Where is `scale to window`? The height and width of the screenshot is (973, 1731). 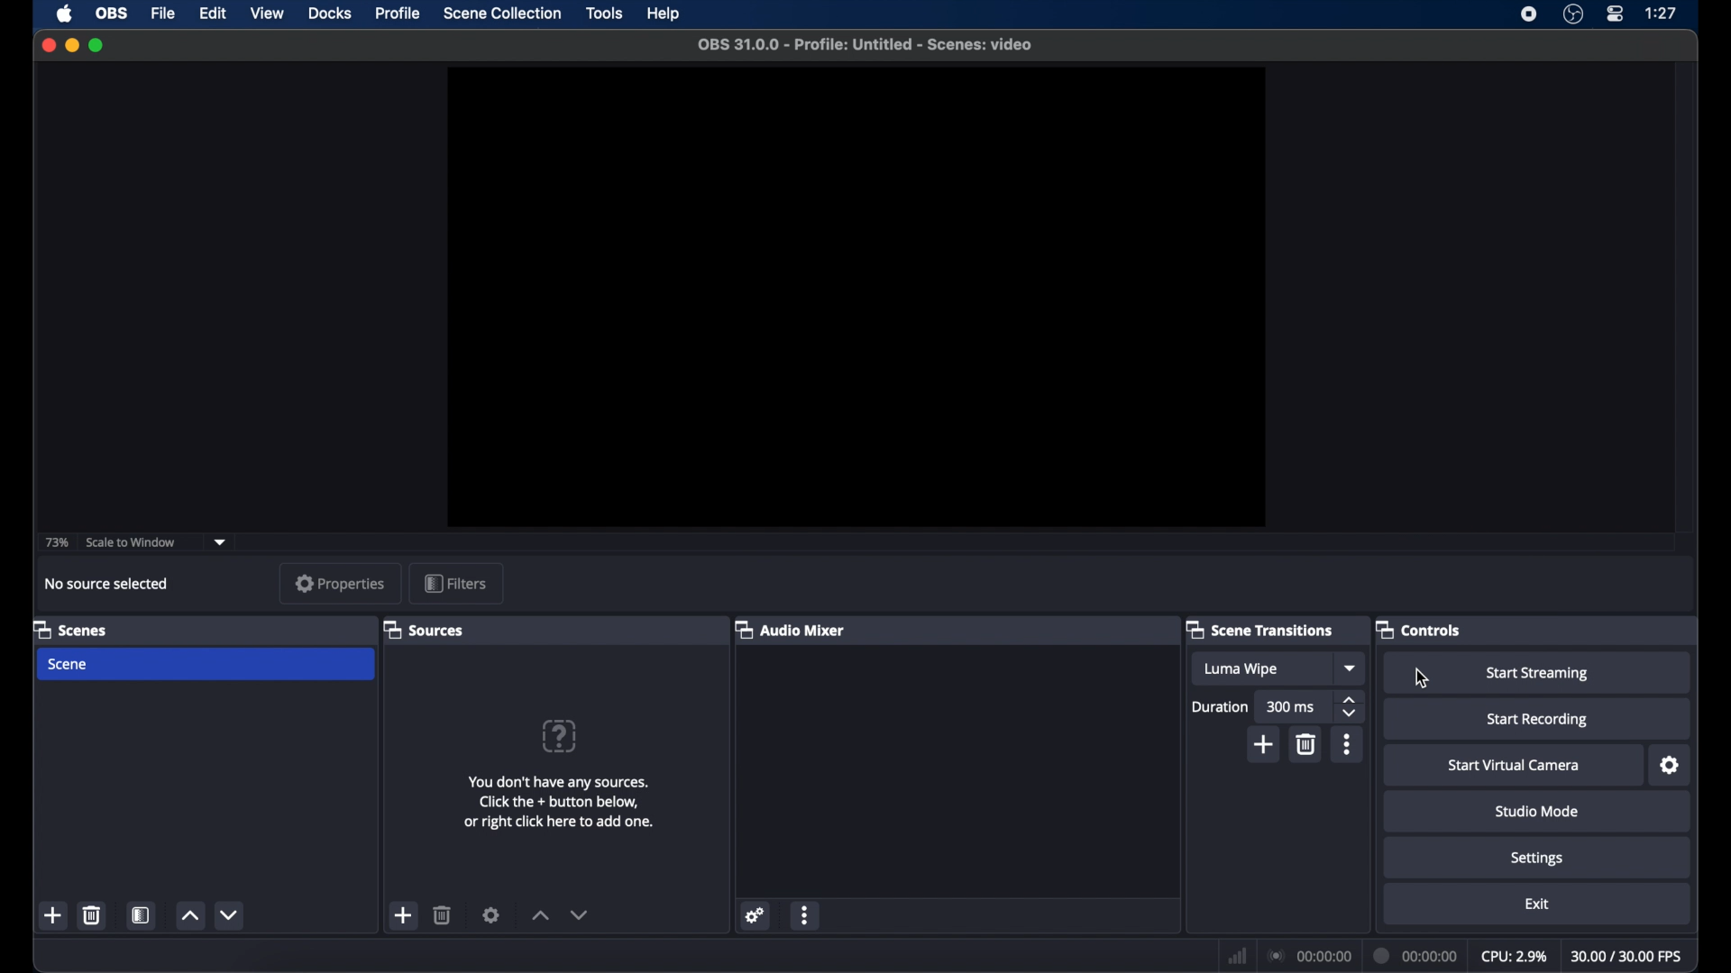
scale to window is located at coordinates (133, 542).